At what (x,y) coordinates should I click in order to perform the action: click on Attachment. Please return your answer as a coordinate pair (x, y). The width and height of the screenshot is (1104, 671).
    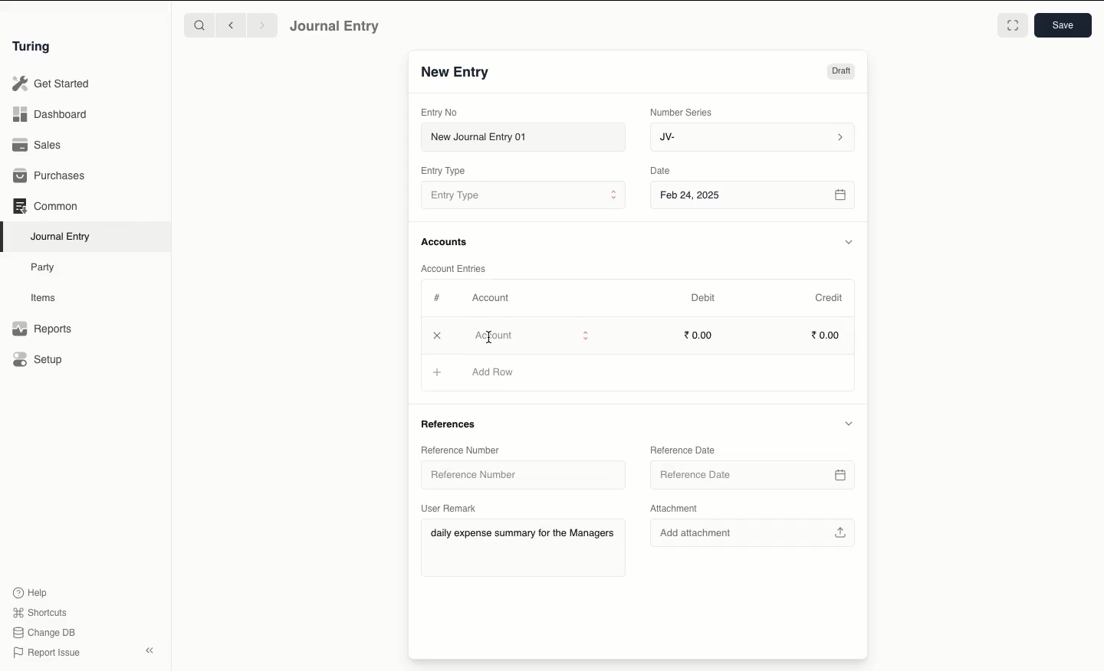
    Looking at the image, I should click on (677, 507).